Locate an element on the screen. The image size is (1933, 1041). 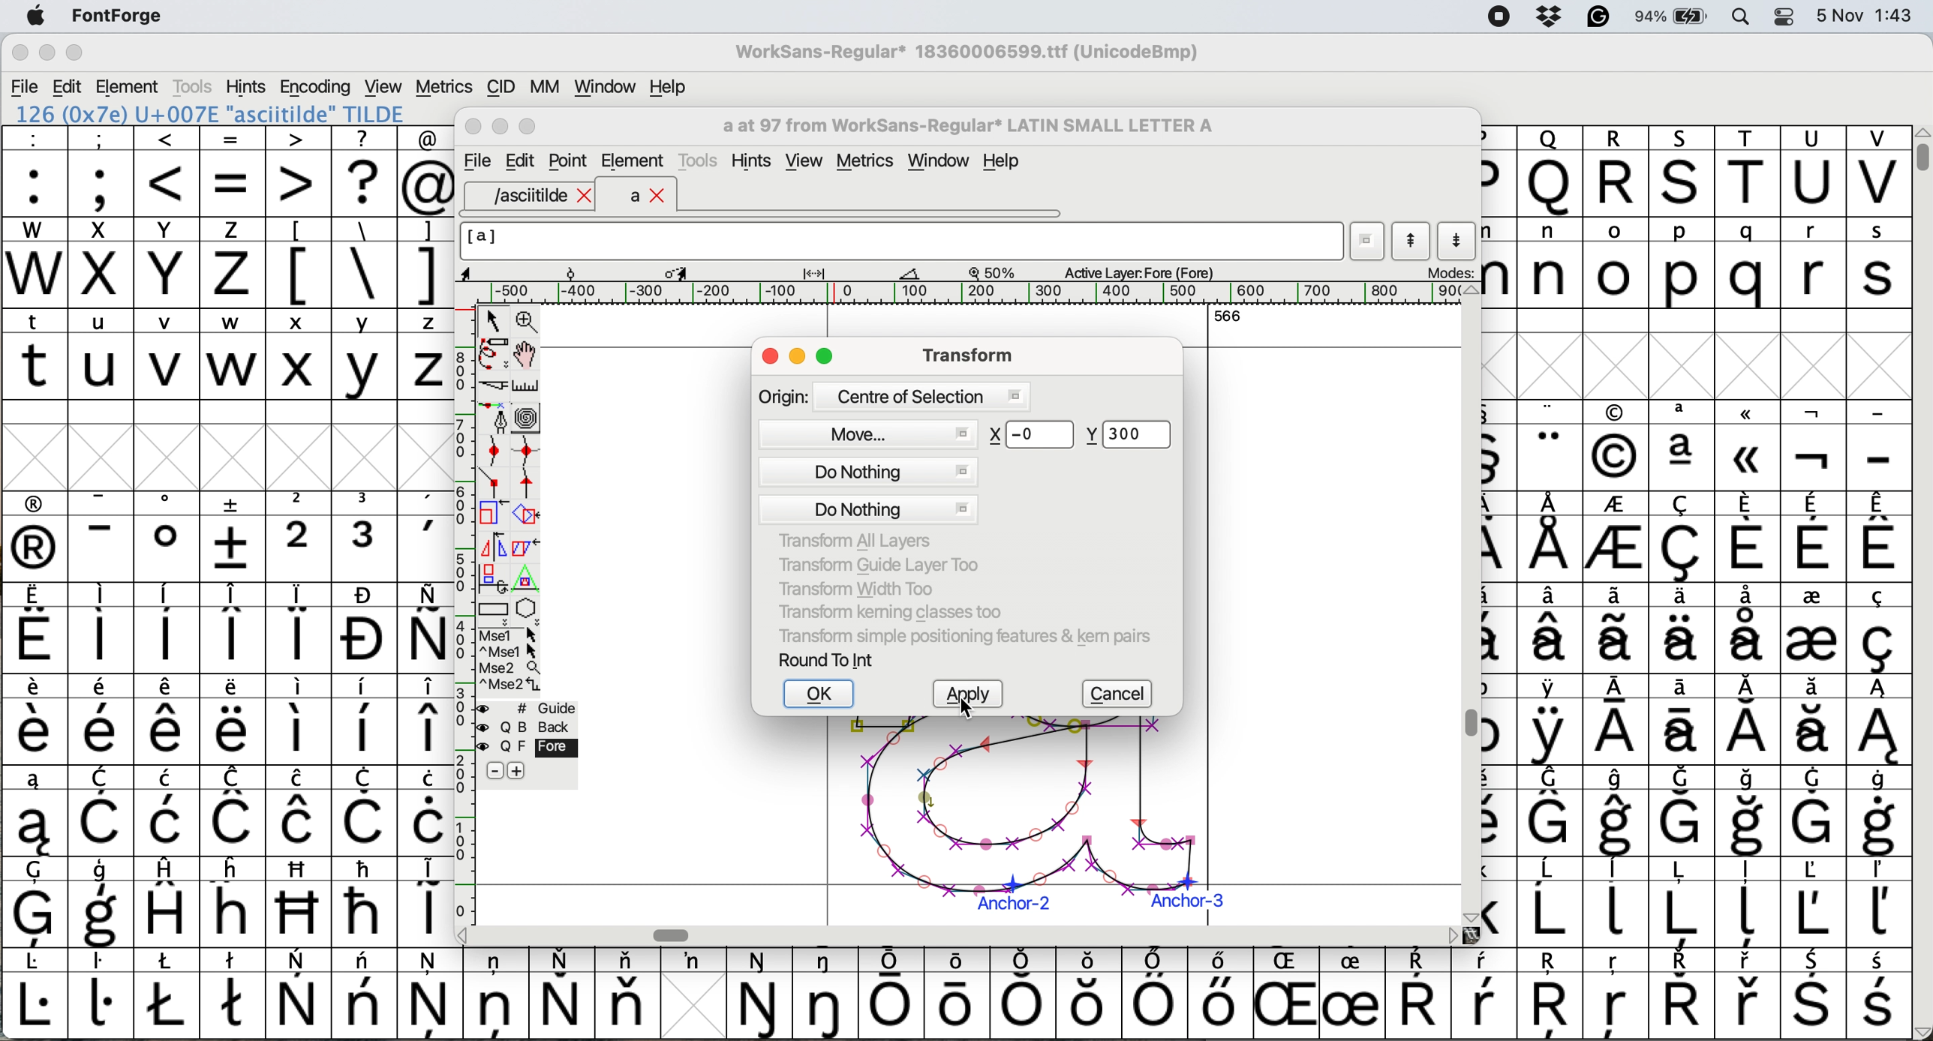
Close is located at coordinates (474, 127).